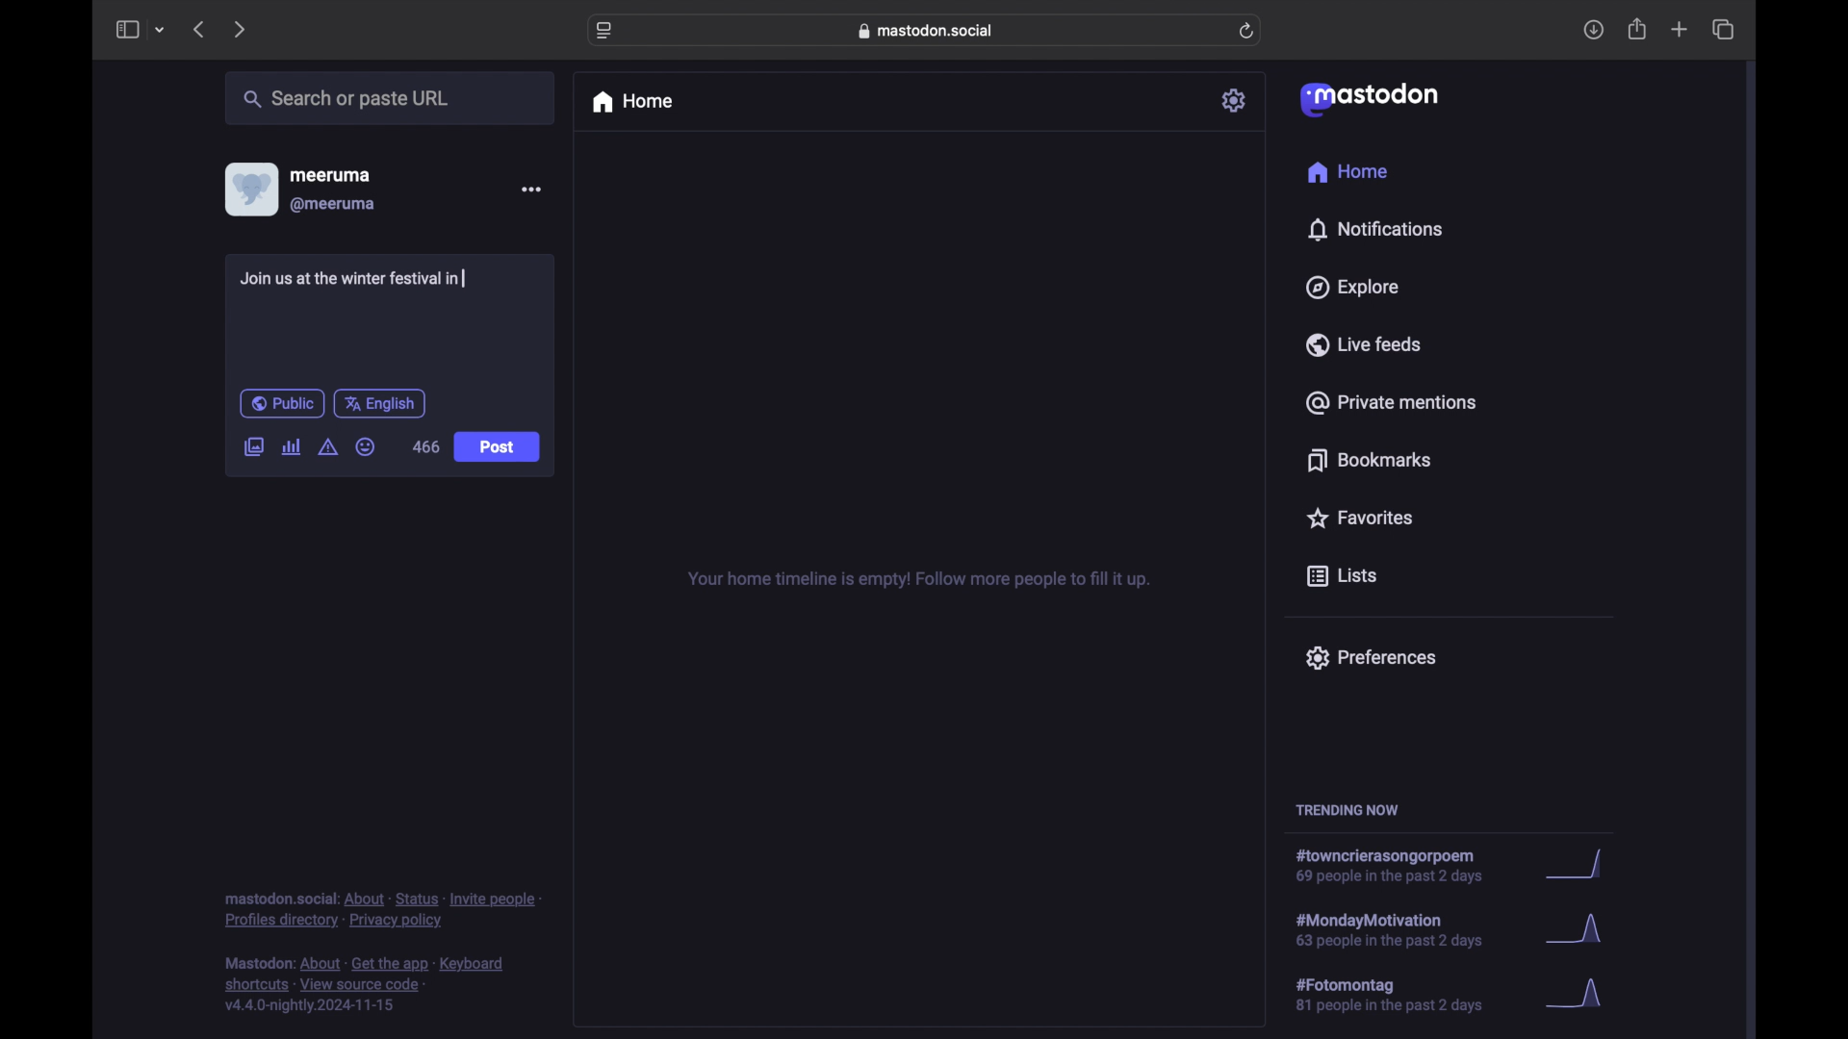 This screenshot has width=1848, height=1039. Describe the element at coordinates (198, 29) in the screenshot. I see `previous` at that location.